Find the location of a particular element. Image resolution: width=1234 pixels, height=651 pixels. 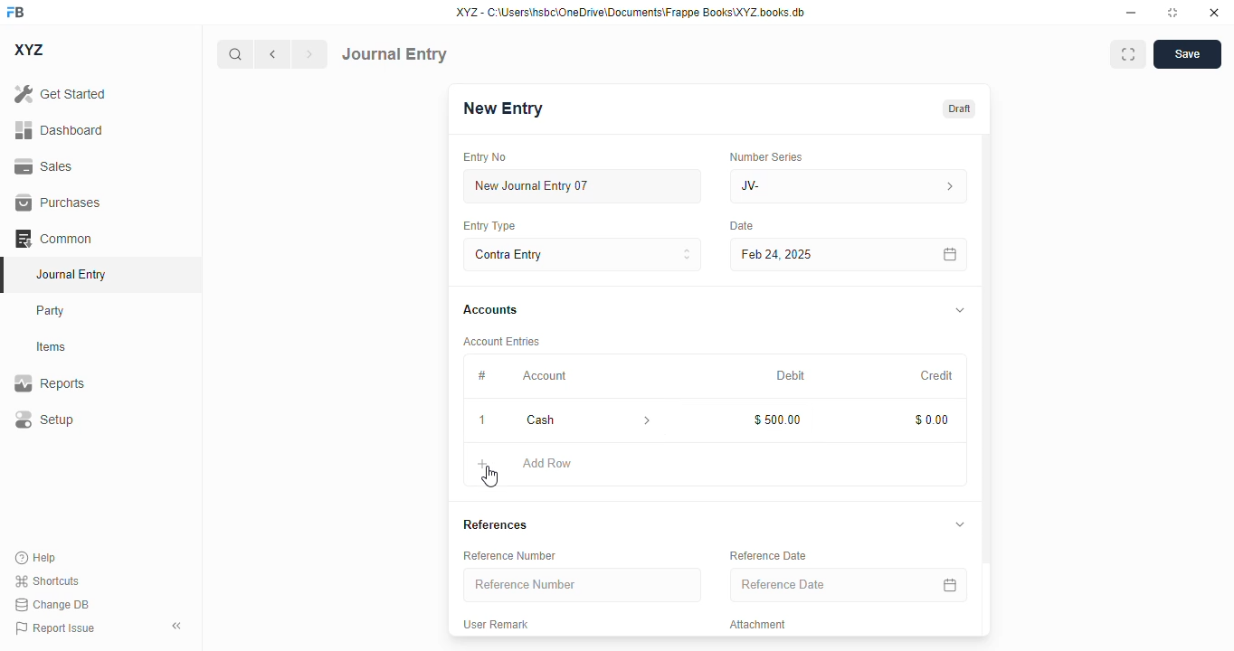

dashboard is located at coordinates (59, 129).